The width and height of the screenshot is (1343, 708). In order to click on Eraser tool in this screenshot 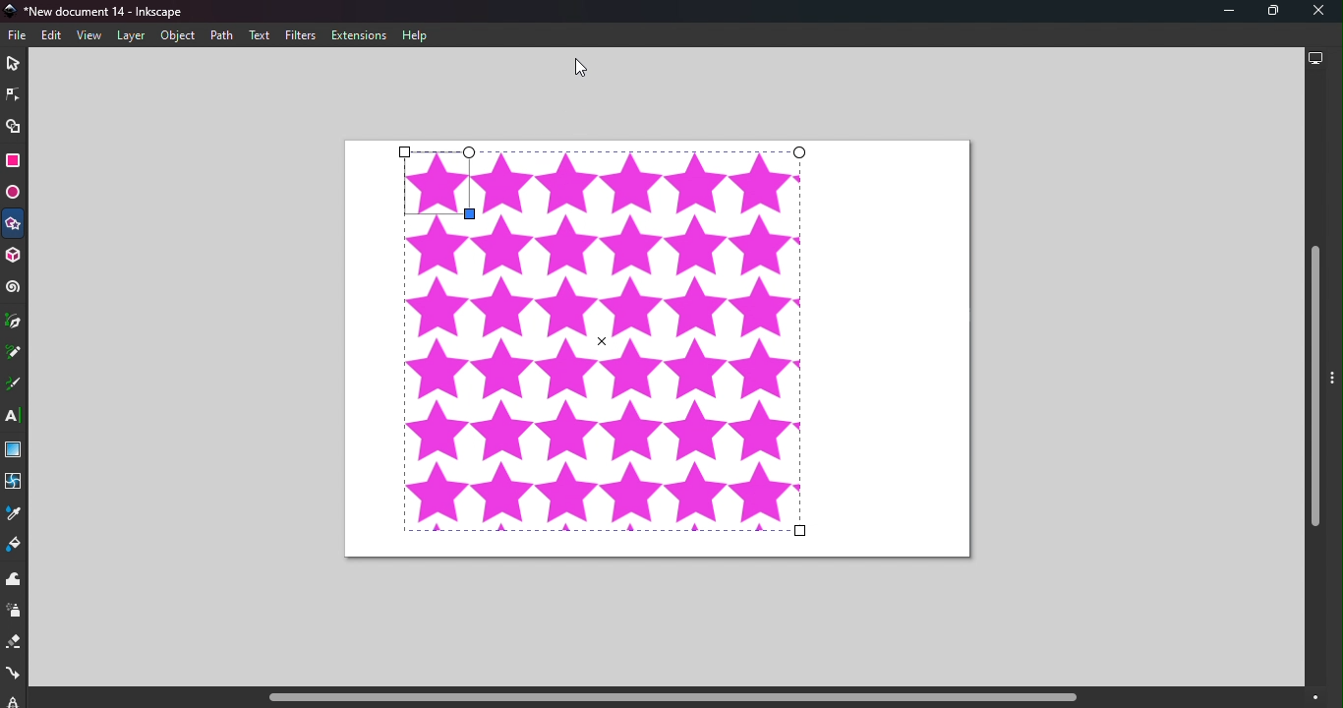, I will do `click(13, 646)`.